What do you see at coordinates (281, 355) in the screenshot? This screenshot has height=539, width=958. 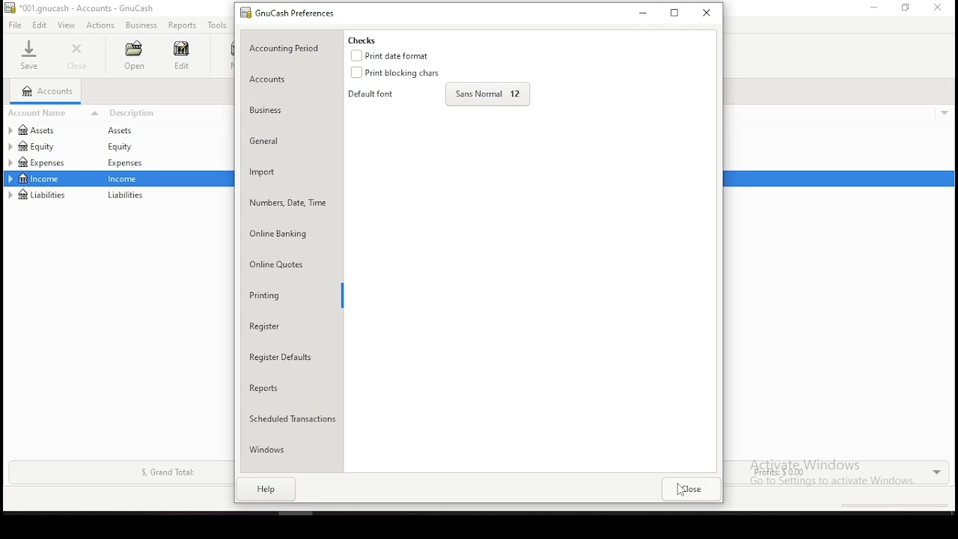 I see `register defaults` at bounding box center [281, 355].